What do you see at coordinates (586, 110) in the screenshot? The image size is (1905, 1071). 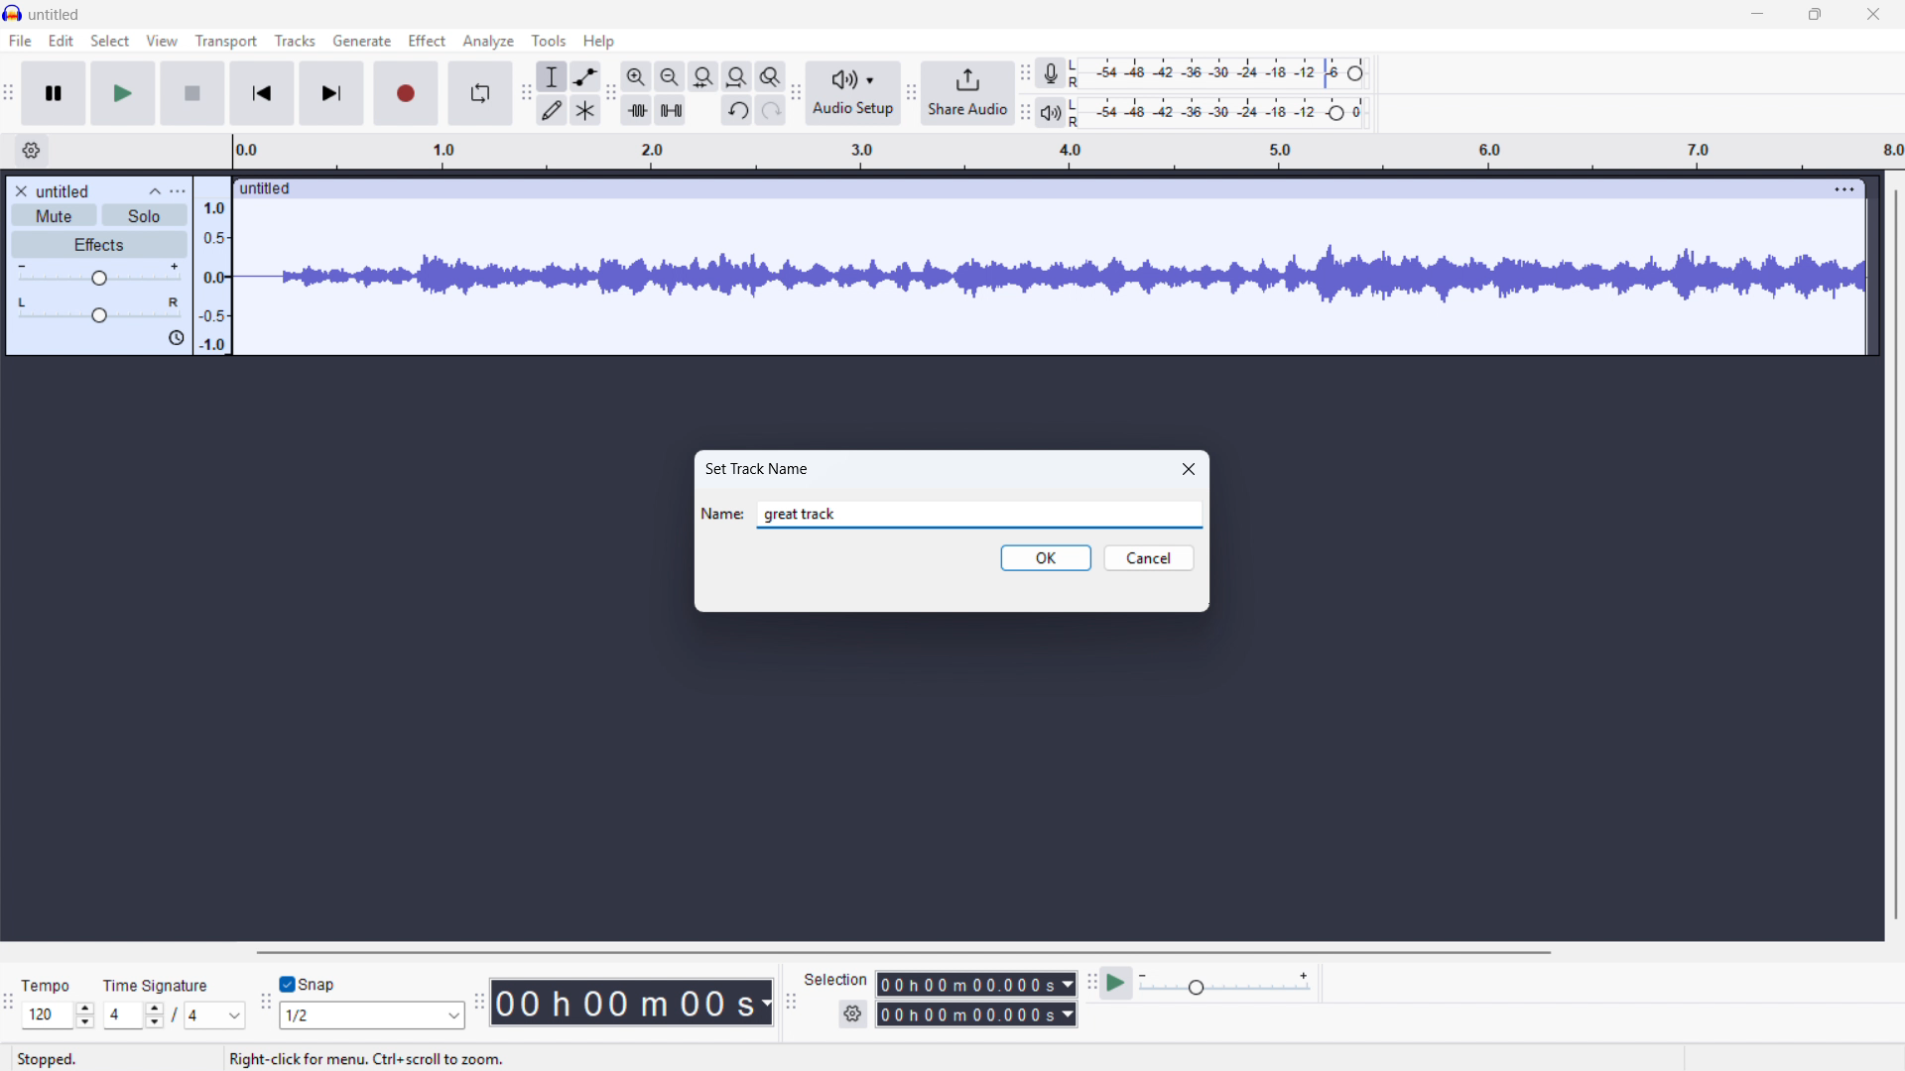 I see `Multi - tool ` at bounding box center [586, 110].